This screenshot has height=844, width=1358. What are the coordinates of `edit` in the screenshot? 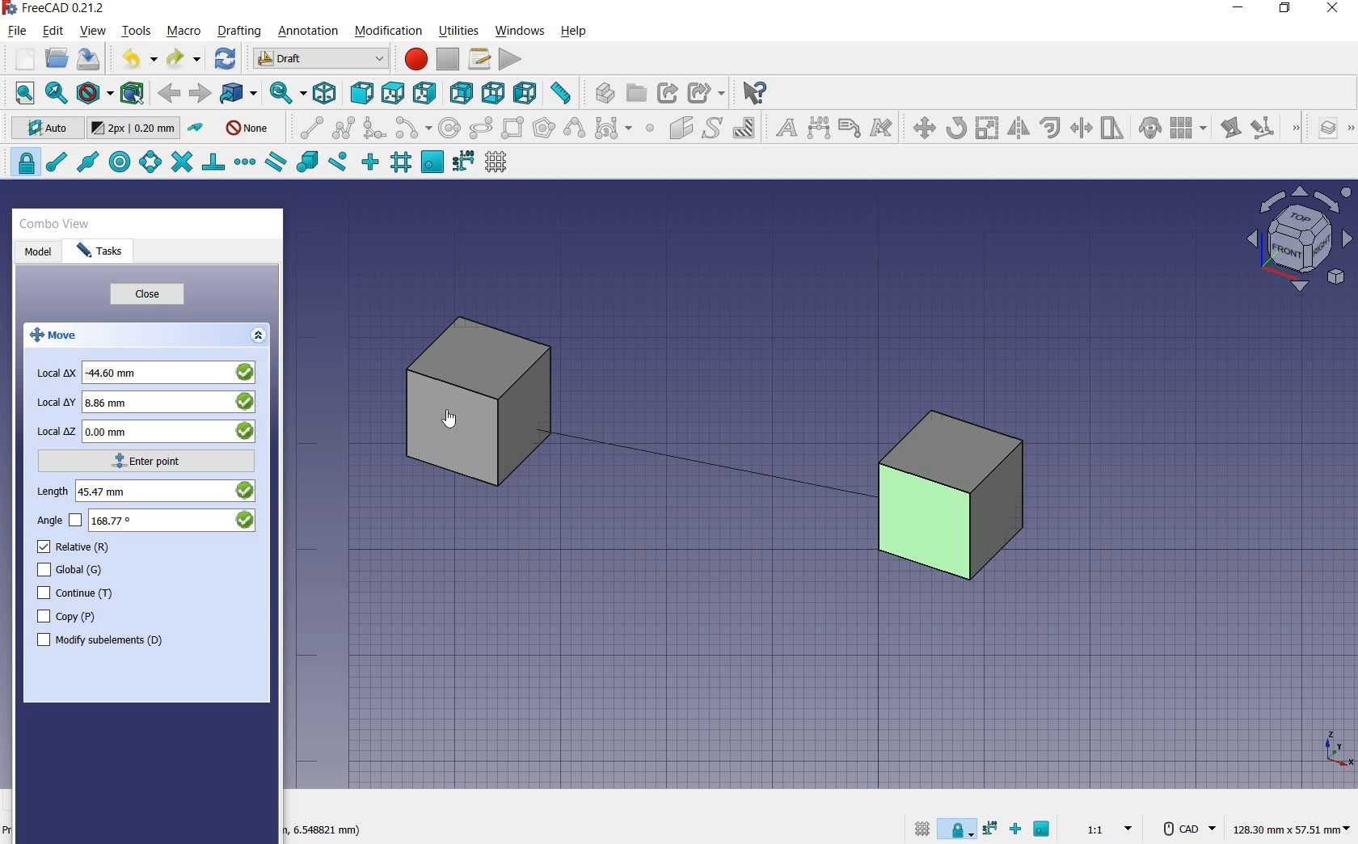 It's located at (1230, 127).